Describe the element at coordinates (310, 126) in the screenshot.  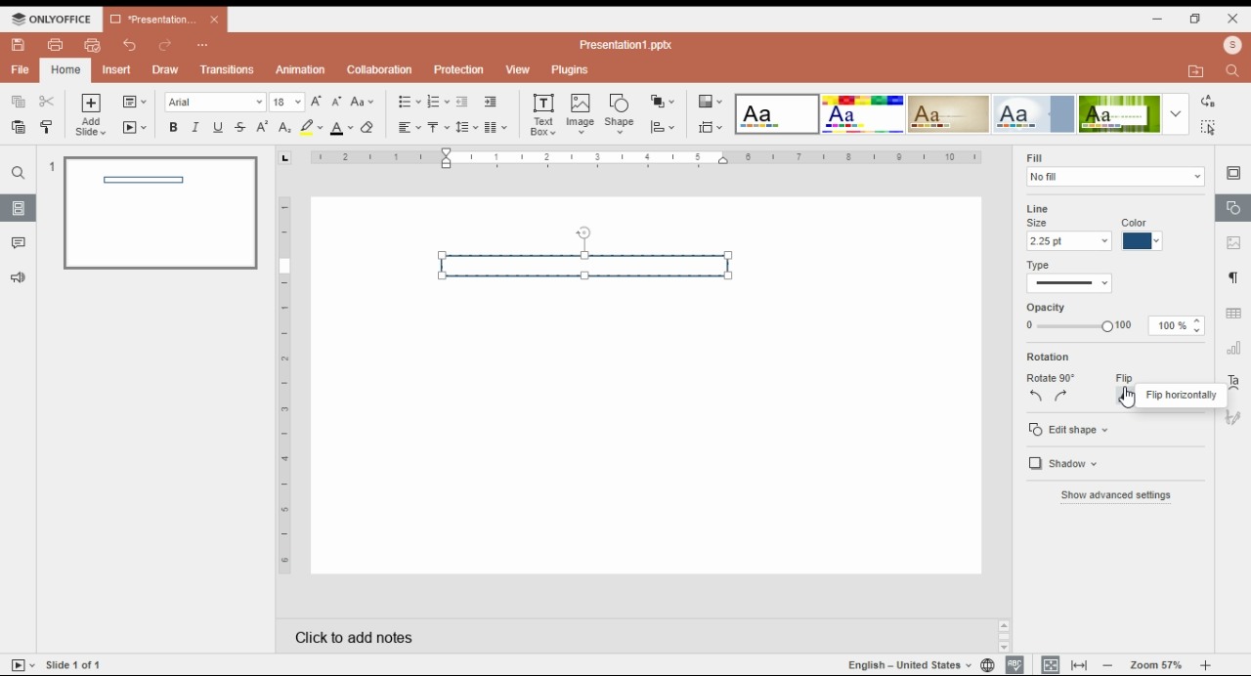
I see `highlight color` at that location.